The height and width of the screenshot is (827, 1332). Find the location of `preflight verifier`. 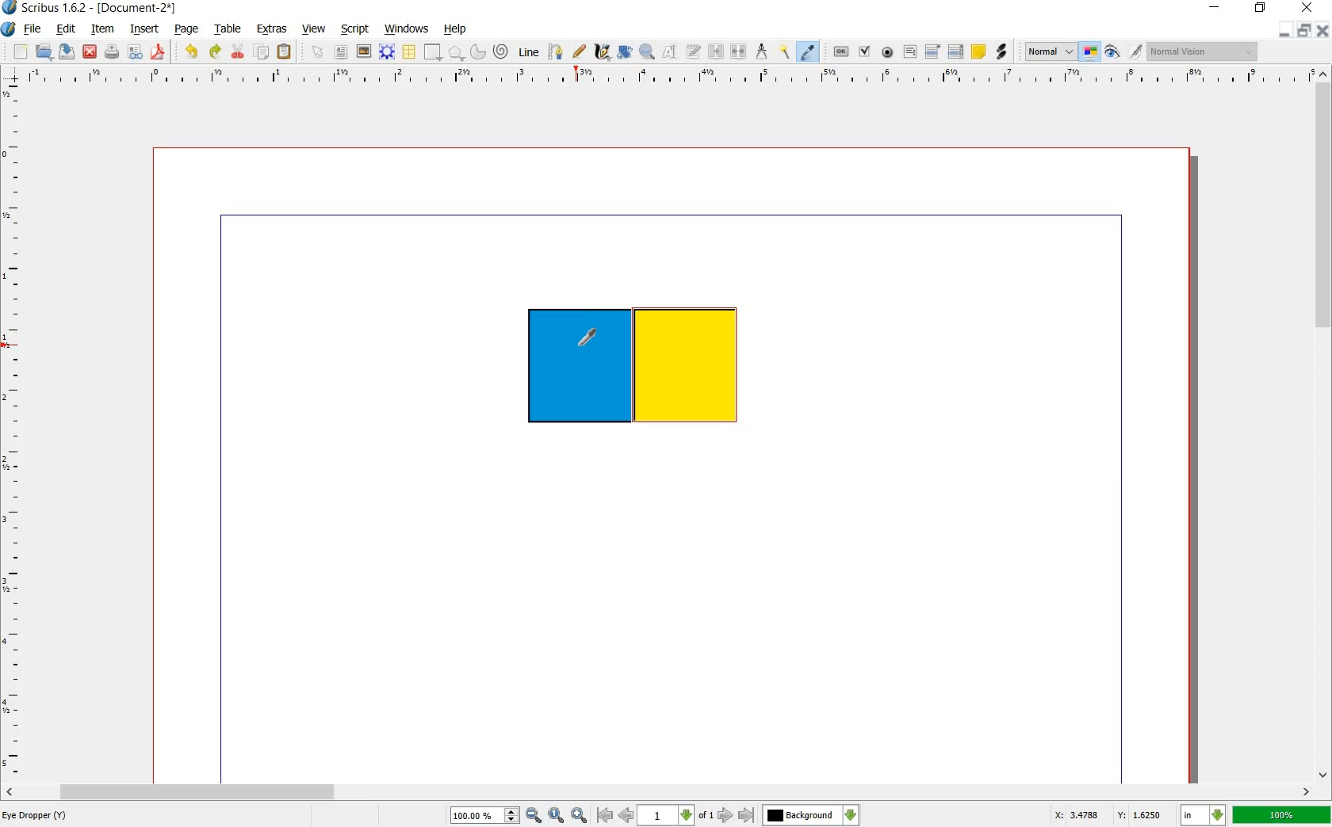

preflight verifier is located at coordinates (135, 51).